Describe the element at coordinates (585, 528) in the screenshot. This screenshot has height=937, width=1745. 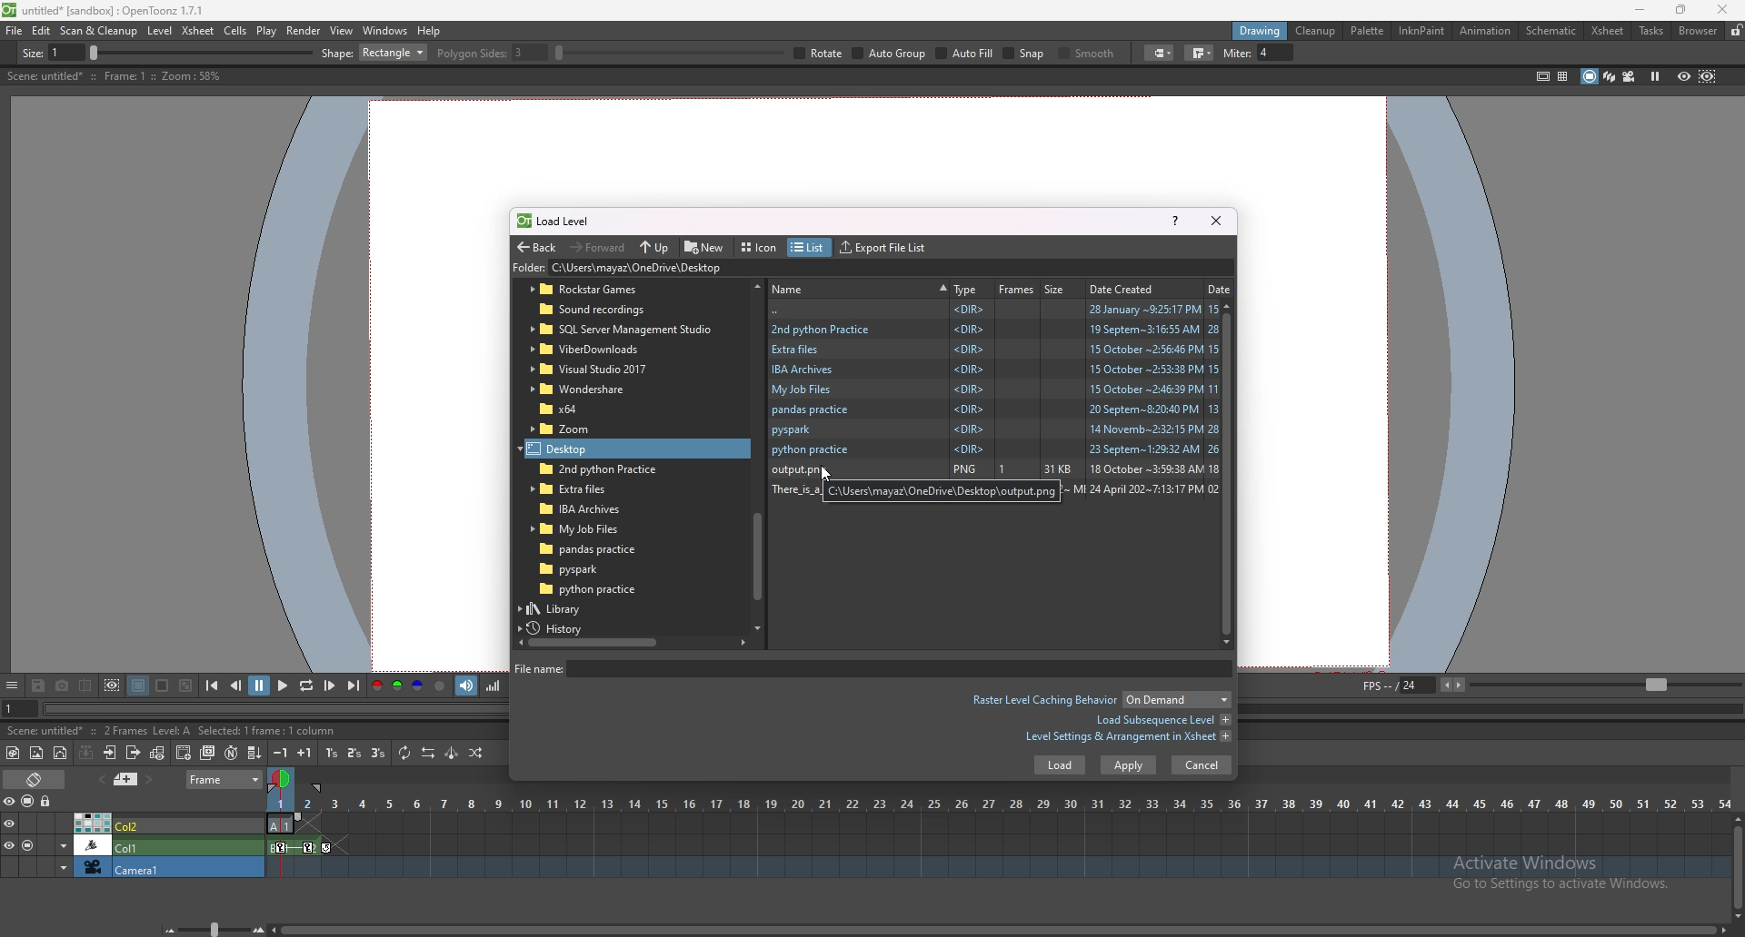
I see `folder` at that location.